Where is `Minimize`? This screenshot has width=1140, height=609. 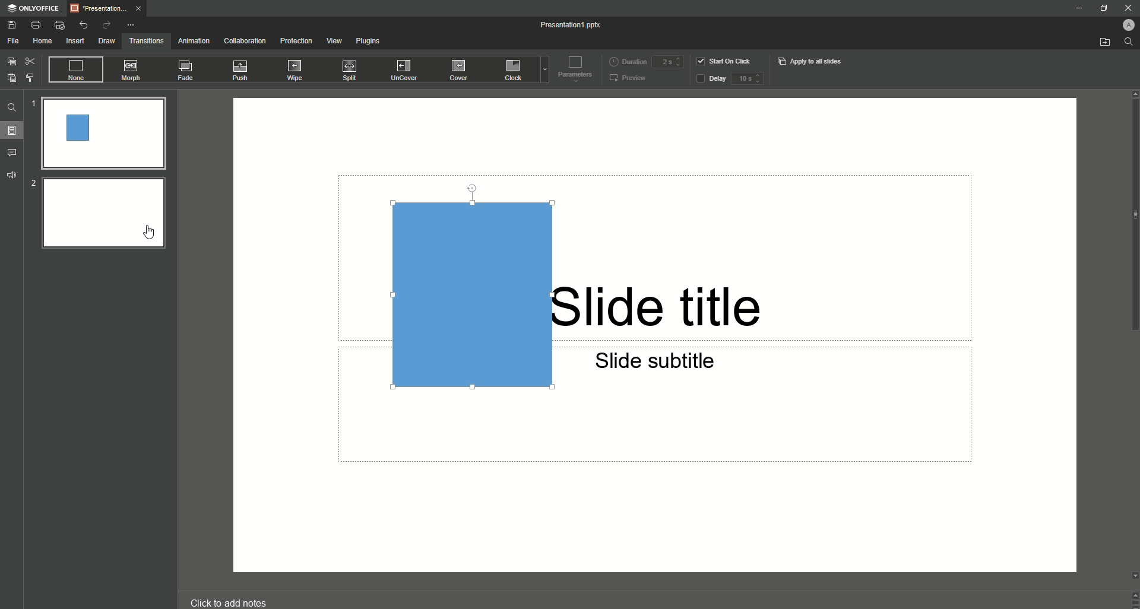 Minimize is located at coordinates (1077, 7).